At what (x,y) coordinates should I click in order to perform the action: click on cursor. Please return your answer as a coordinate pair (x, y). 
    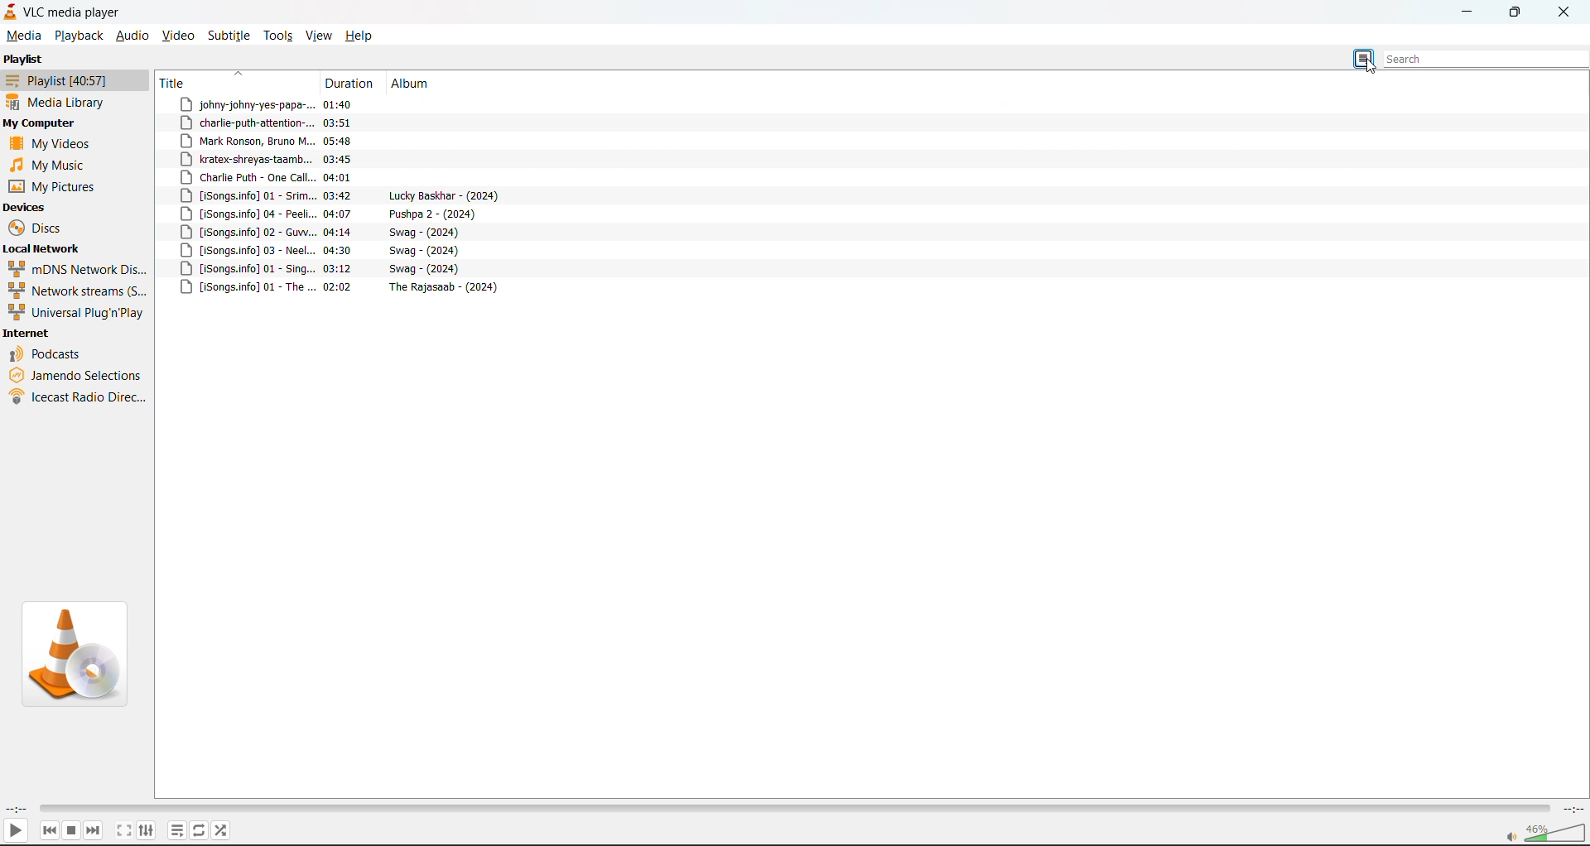
    Looking at the image, I should click on (1376, 68).